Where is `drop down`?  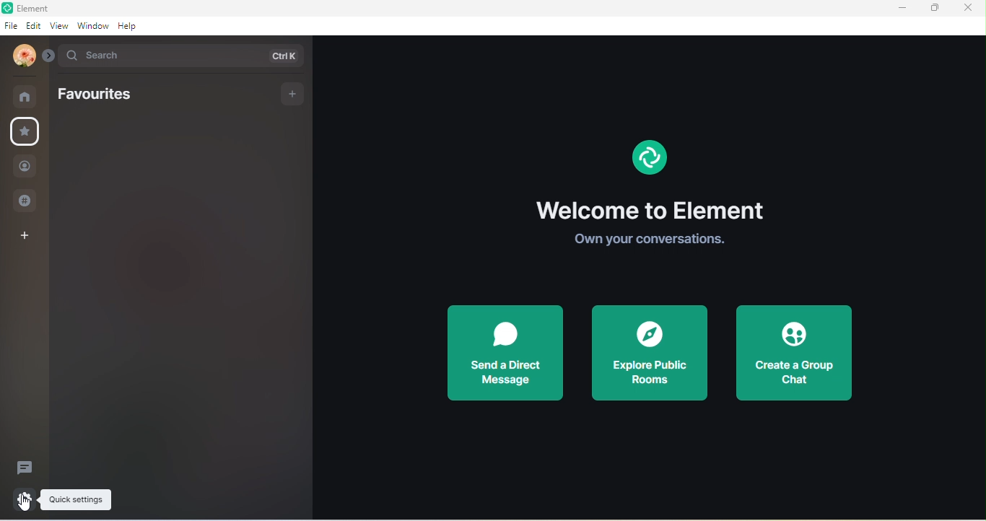
drop down is located at coordinates (51, 54).